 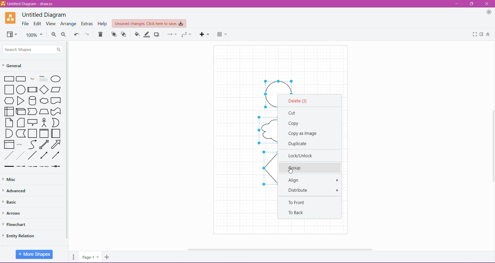 What do you see at coordinates (44, 15) in the screenshot?
I see `Untitled Diagram` at bounding box center [44, 15].